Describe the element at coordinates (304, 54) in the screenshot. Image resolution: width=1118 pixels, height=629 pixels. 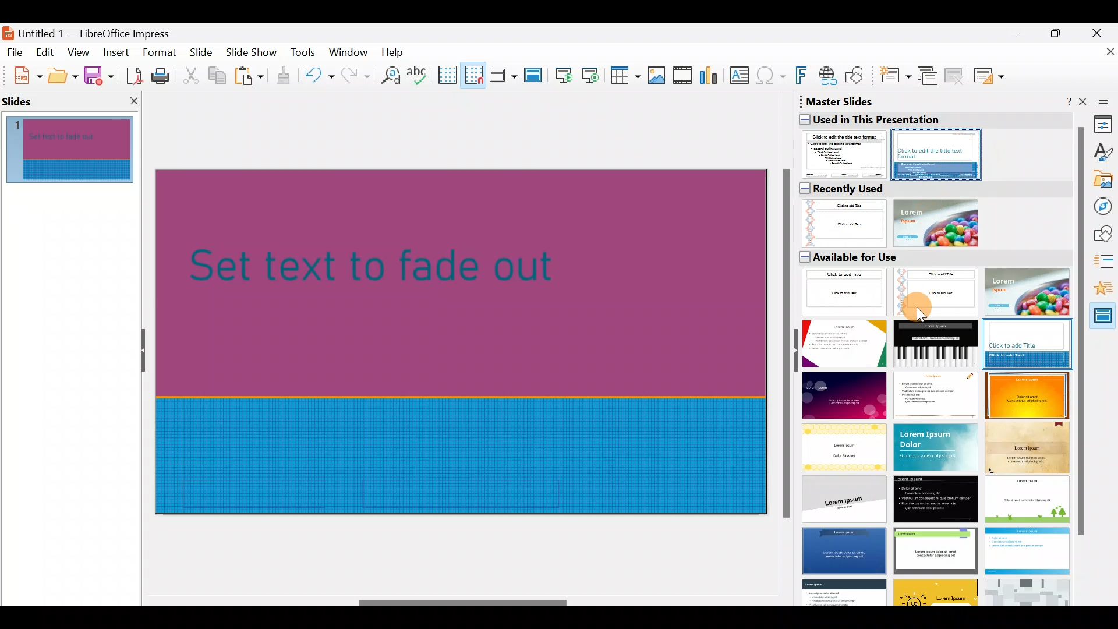
I see `Tools` at that location.